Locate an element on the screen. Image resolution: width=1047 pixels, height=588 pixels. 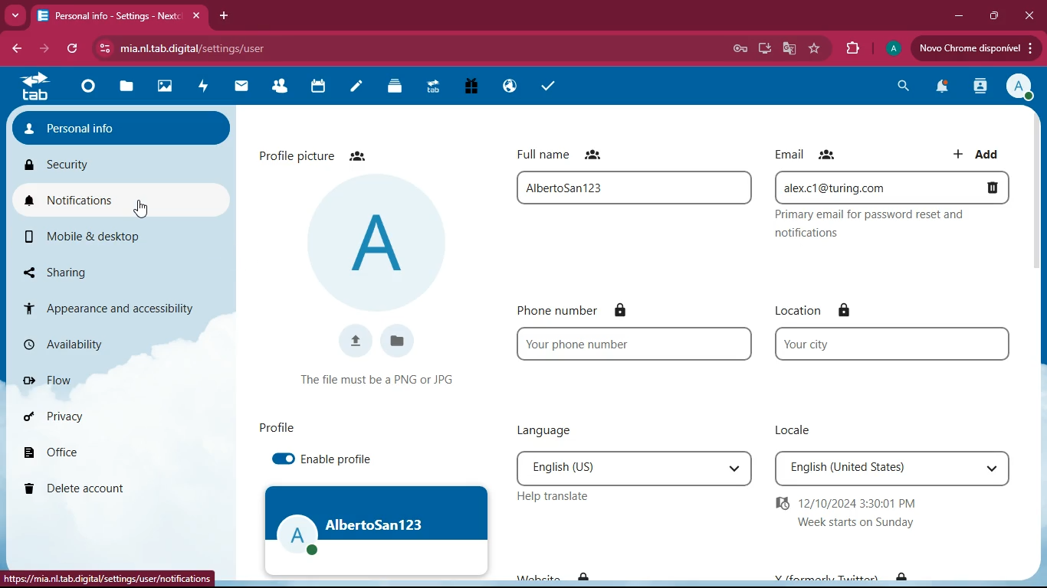
phone number is located at coordinates (634, 343).